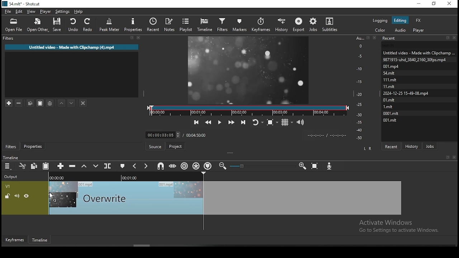 The width and height of the screenshot is (459, 258). What do you see at coordinates (78, 11) in the screenshot?
I see `help` at bounding box center [78, 11].